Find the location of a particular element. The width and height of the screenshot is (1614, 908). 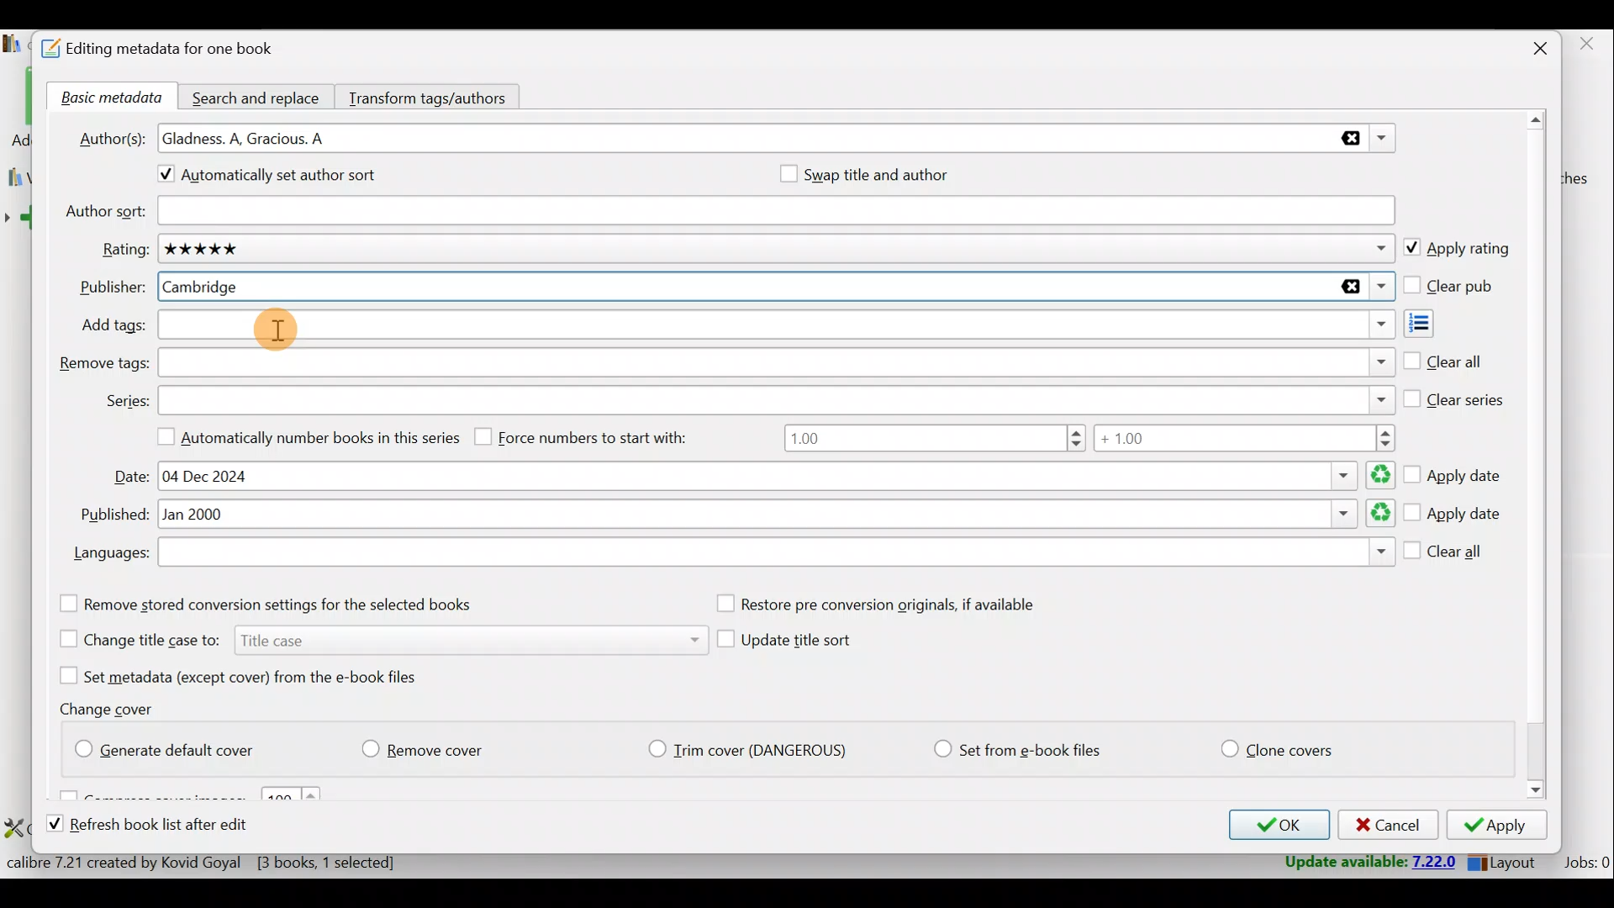

Rating: is located at coordinates (124, 250).